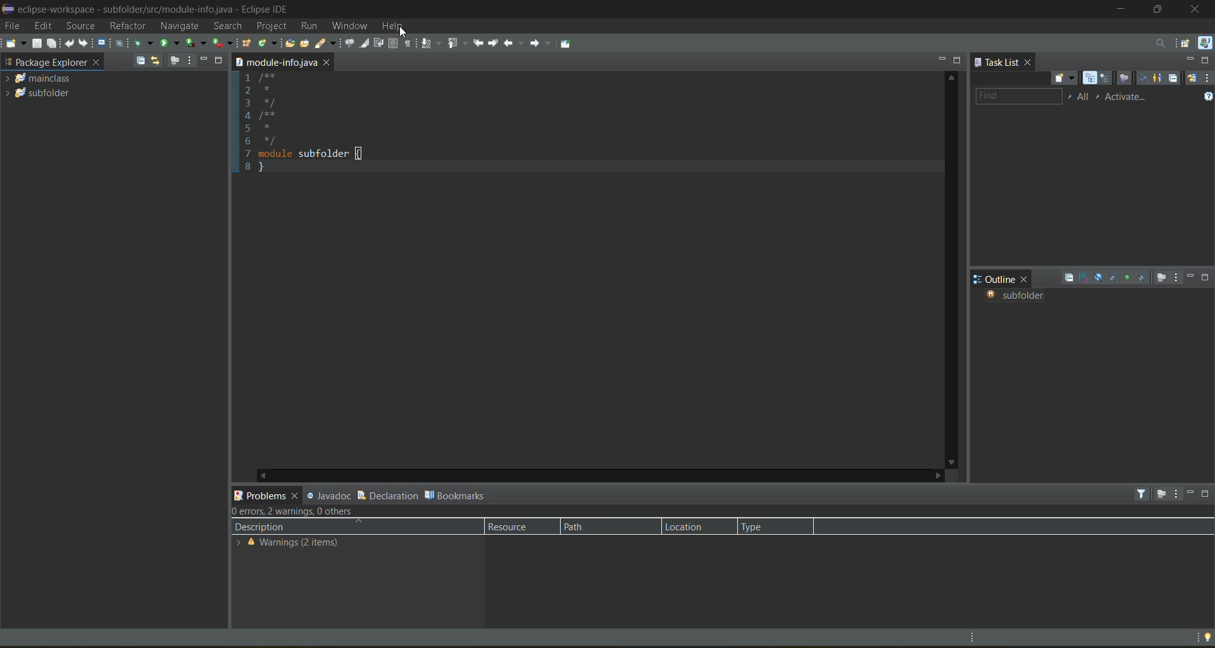 This screenshot has width=1215, height=648. What do you see at coordinates (84, 27) in the screenshot?
I see `source` at bounding box center [84, 27].